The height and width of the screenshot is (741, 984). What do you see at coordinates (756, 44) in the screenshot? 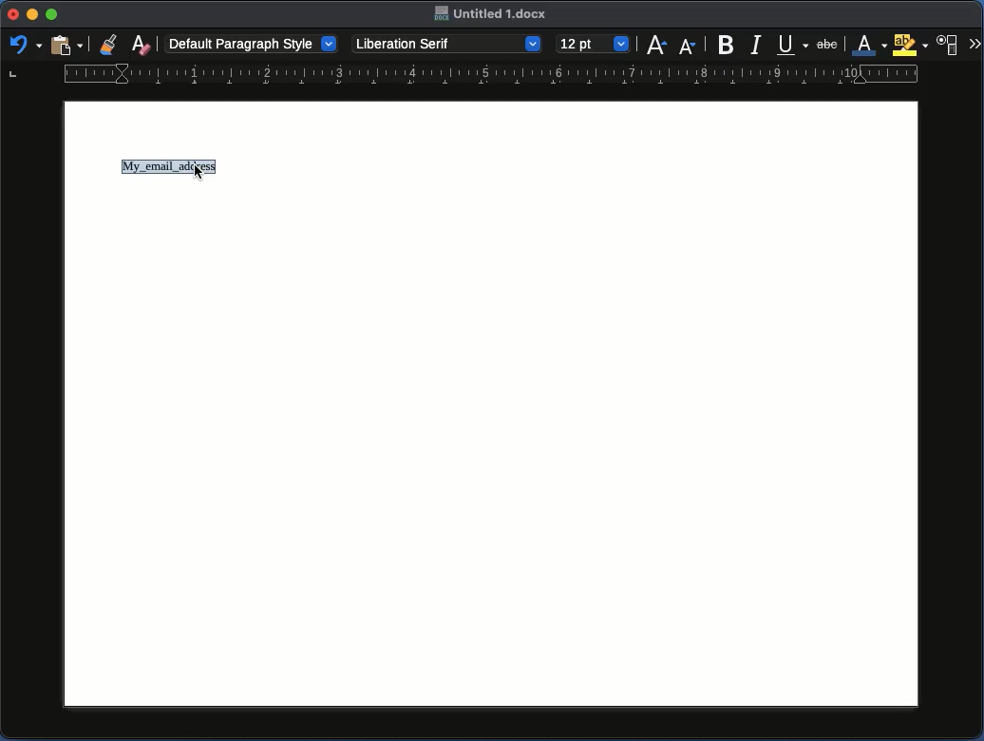
I see `Italics` at bounding box center [756, 44].